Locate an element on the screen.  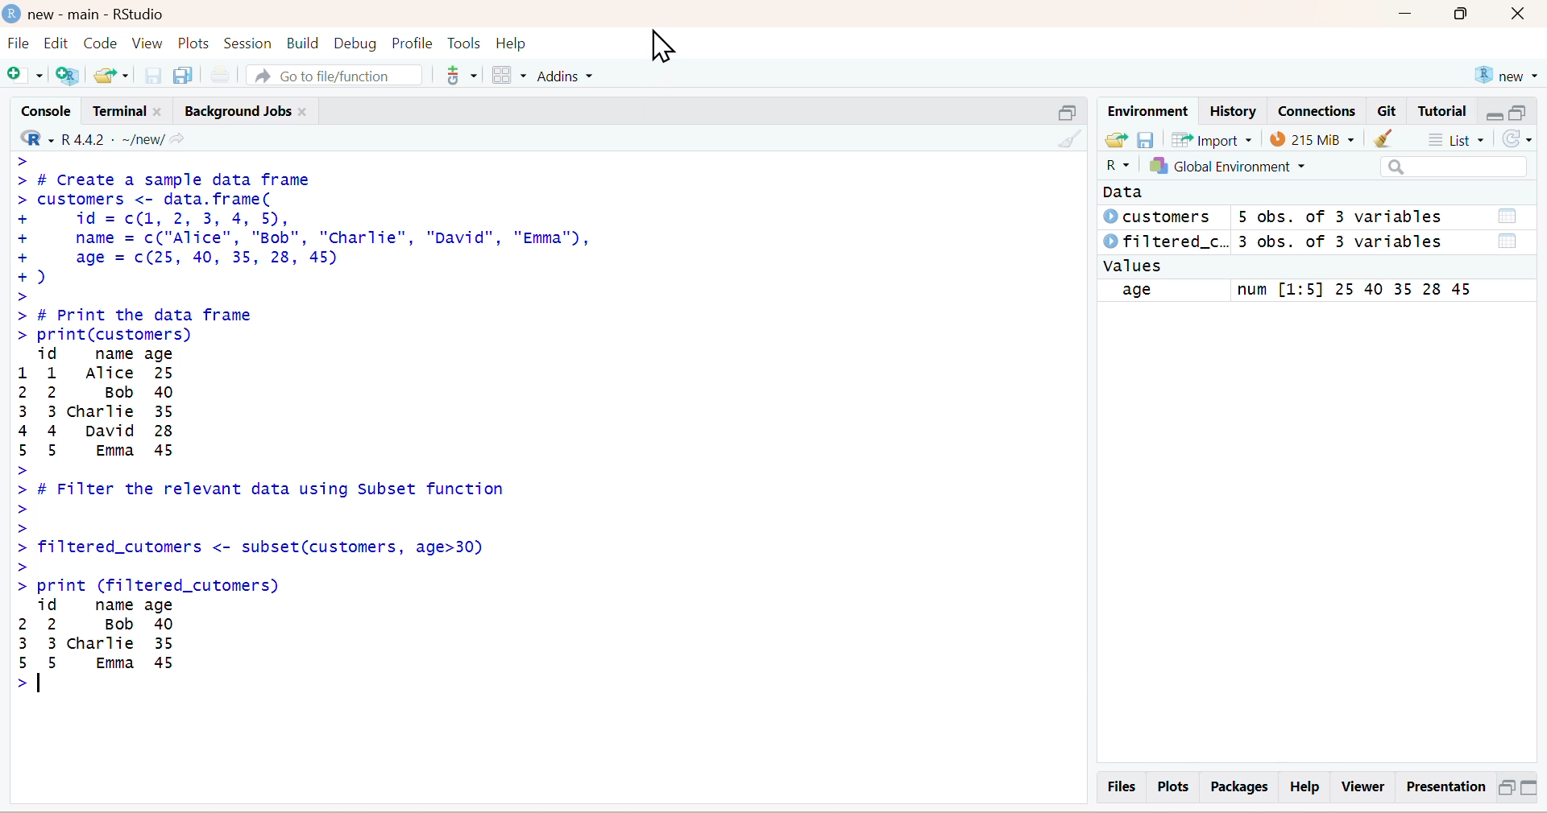
age num [1:5] 25 40 35 28 45 is located at coordinates (1304, 291).